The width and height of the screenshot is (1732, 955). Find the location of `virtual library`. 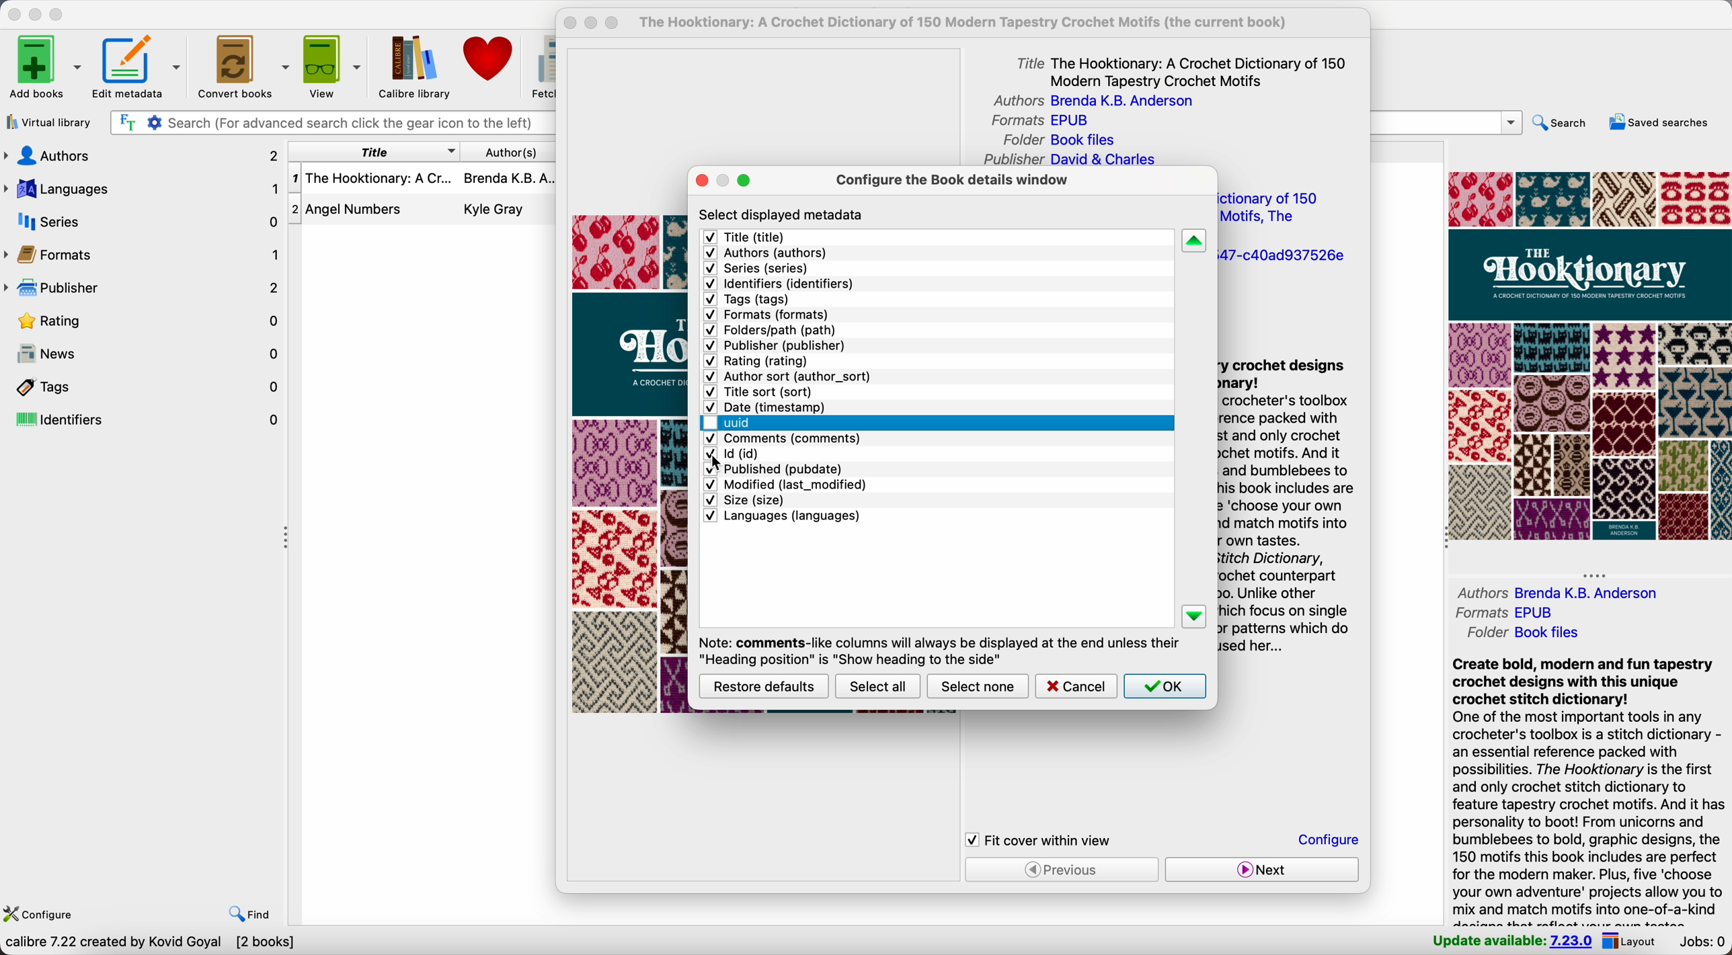

virtual library is located at coordinates (48, 121).